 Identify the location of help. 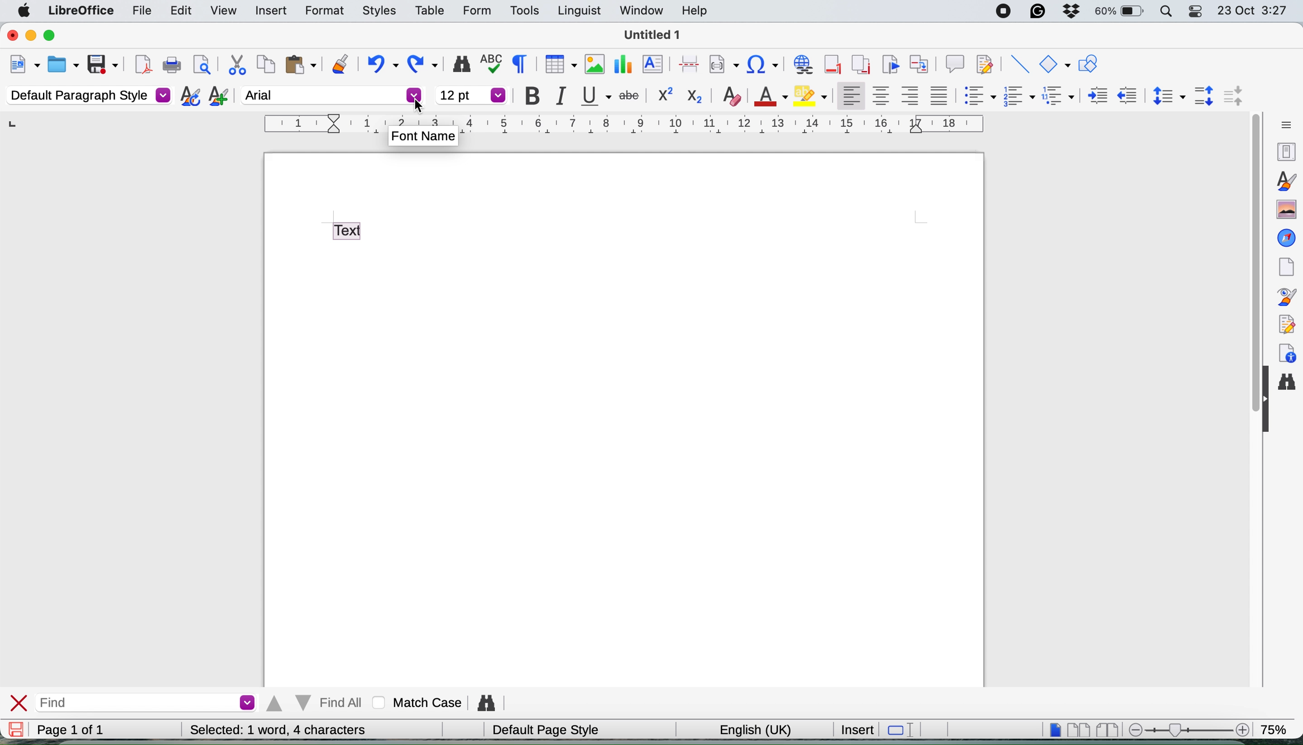
(694, 11).